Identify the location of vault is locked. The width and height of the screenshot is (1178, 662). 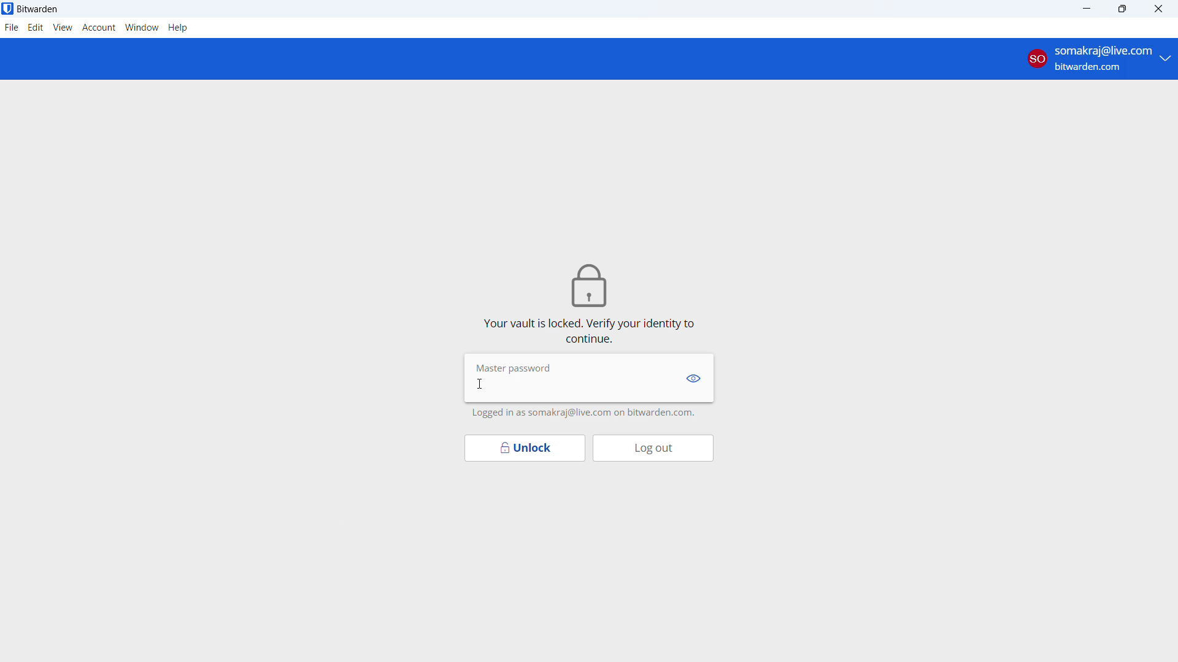
(589, 331).